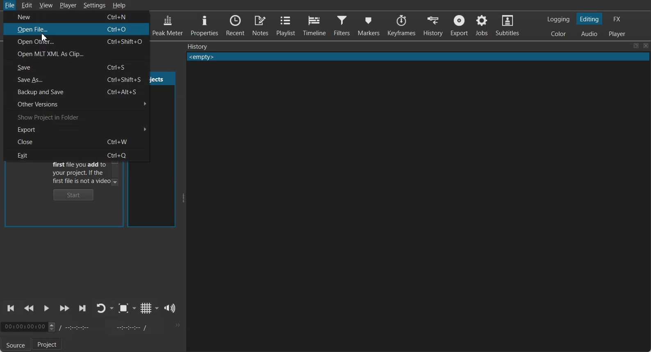 This screenshot has width=651, height=352. What do you see at coordinates (204, 24) in the screenshot?
I see `Properties` at bounding box center [204, 24].